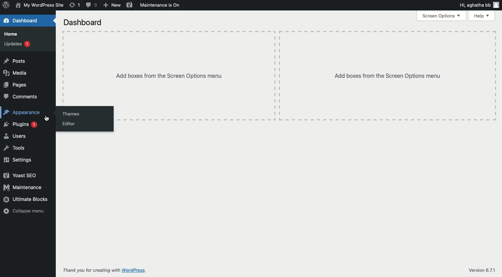 The height and width of the screenshot is (277, 502). Describe the element at coordinates (20, 125) in the screenshot. I see `Plugins` at that location.